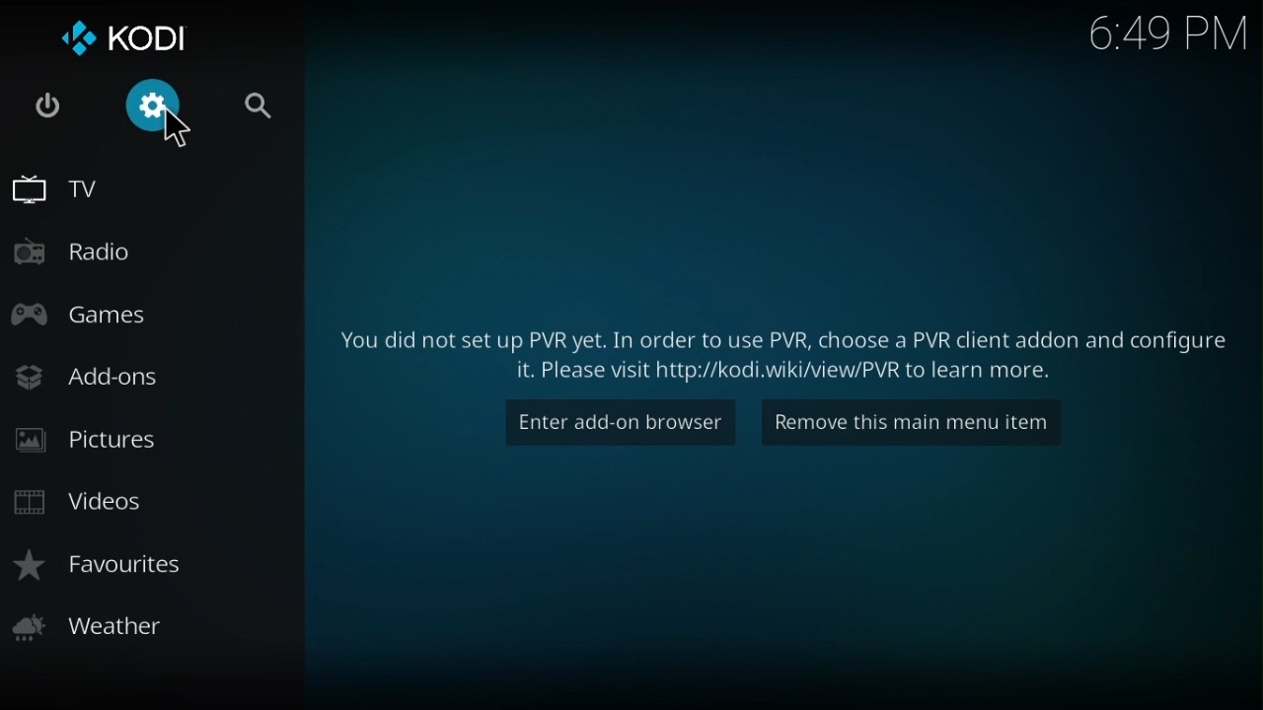  Describe the element at coordinates (54, 195) in the screenshot. I see `TV` at that location.